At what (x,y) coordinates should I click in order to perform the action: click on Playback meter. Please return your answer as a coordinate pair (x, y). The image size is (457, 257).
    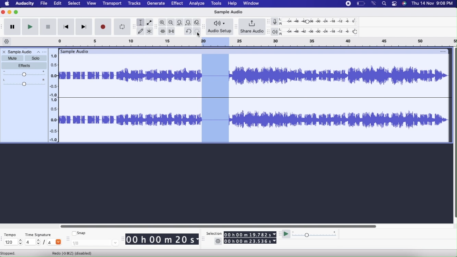
    Looking at the image, I should click on (276, 32).